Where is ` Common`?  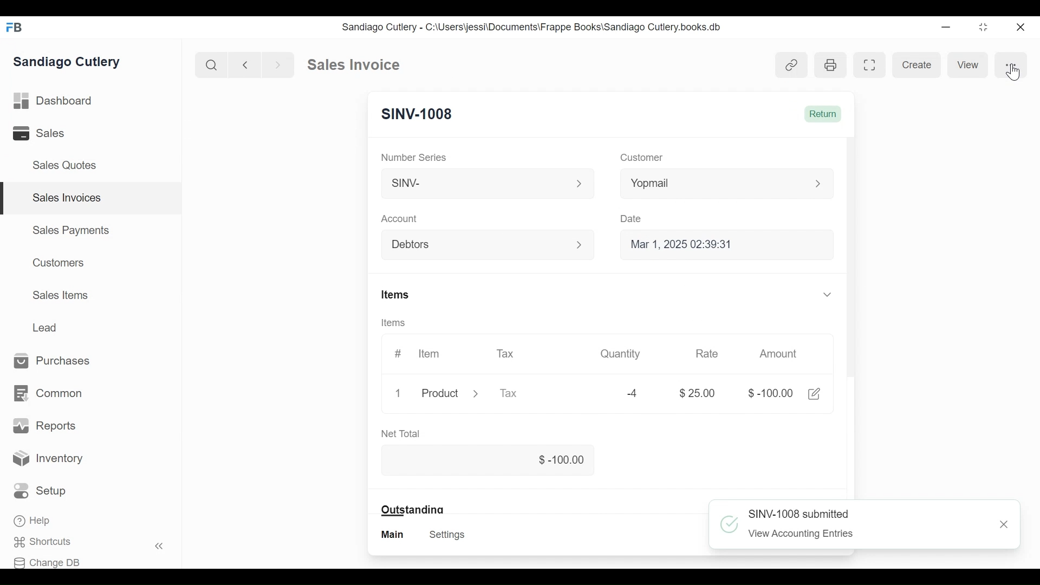  Common is located at coordinates (49, 393).